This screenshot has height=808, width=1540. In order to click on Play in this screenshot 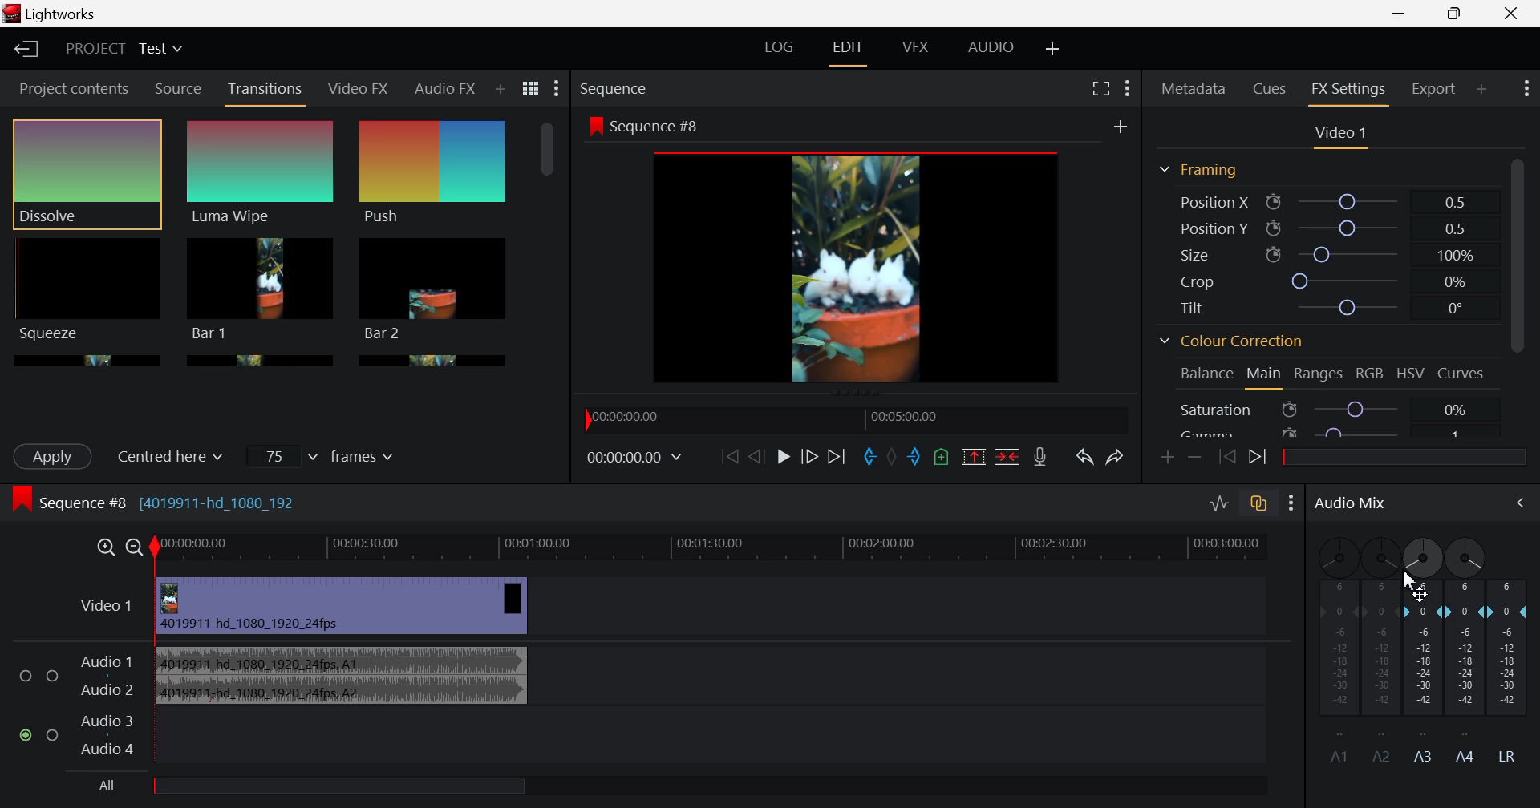, I will do `click(784, 456)`.